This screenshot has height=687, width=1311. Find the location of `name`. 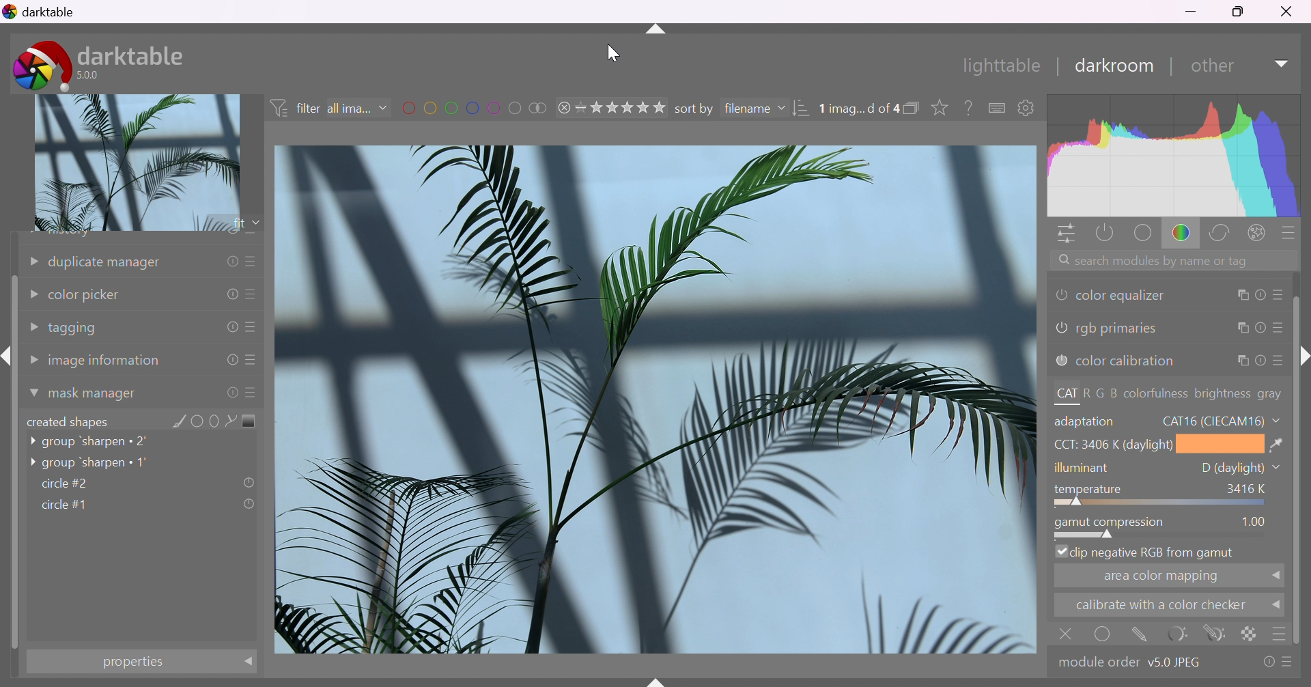

name is located at coordinates (662, 681).